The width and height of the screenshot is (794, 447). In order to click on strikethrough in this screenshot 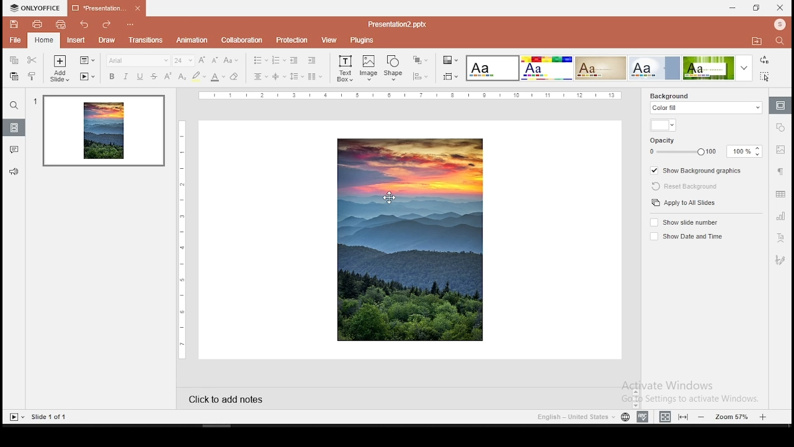, I will do `click(154, 75)`.